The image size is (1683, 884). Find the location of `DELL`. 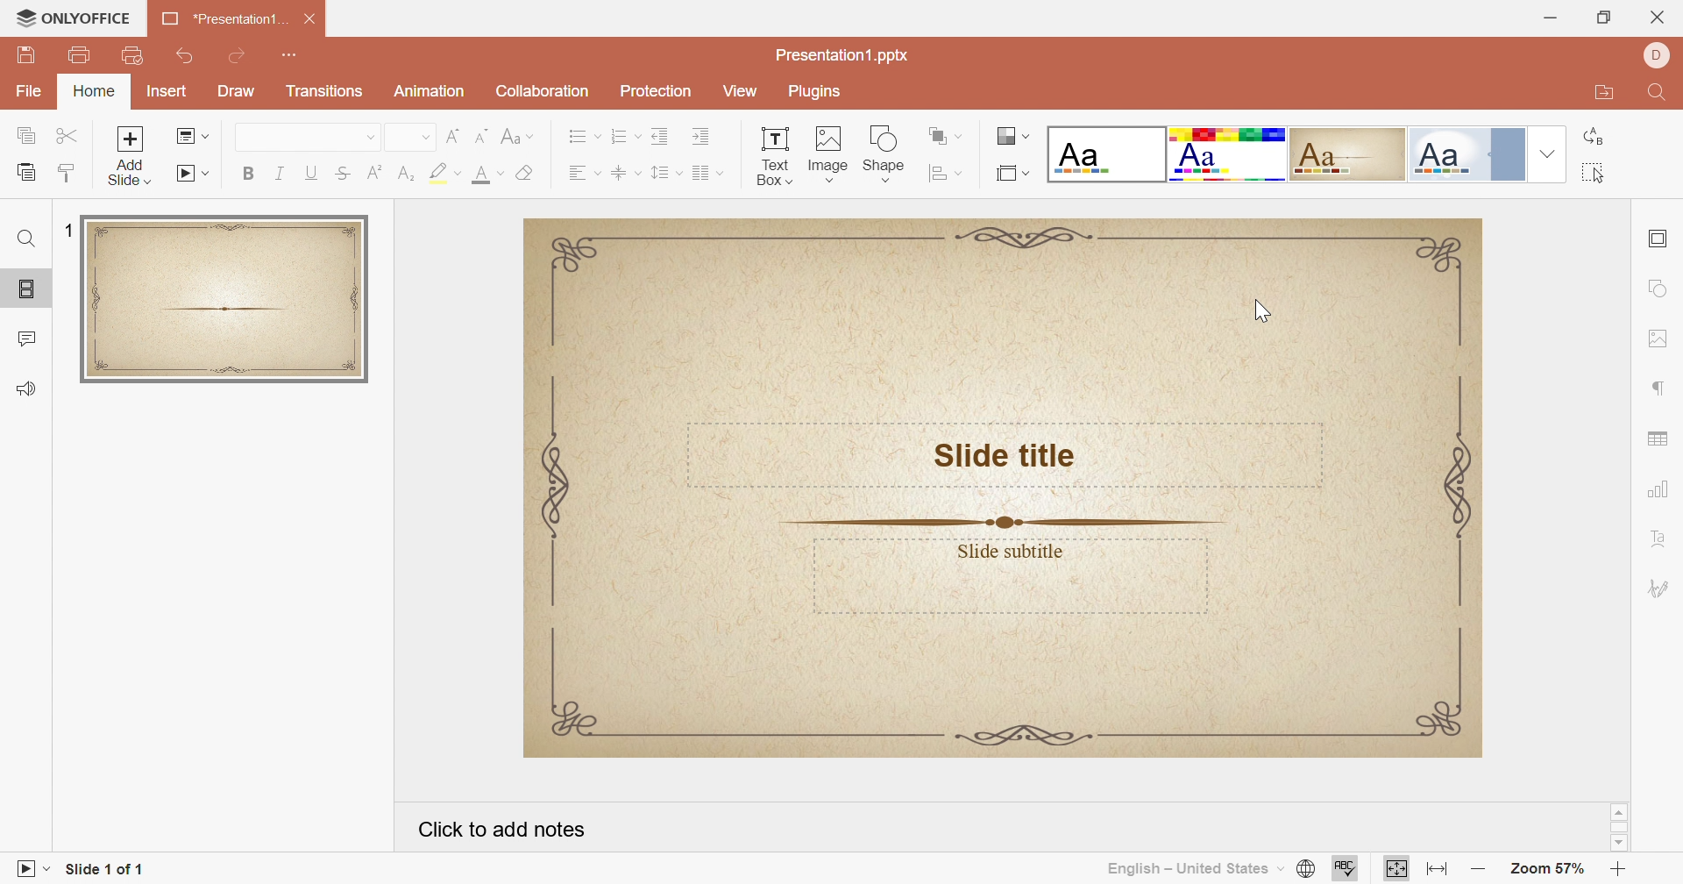

DELL is located at coordinates (1661, 55).